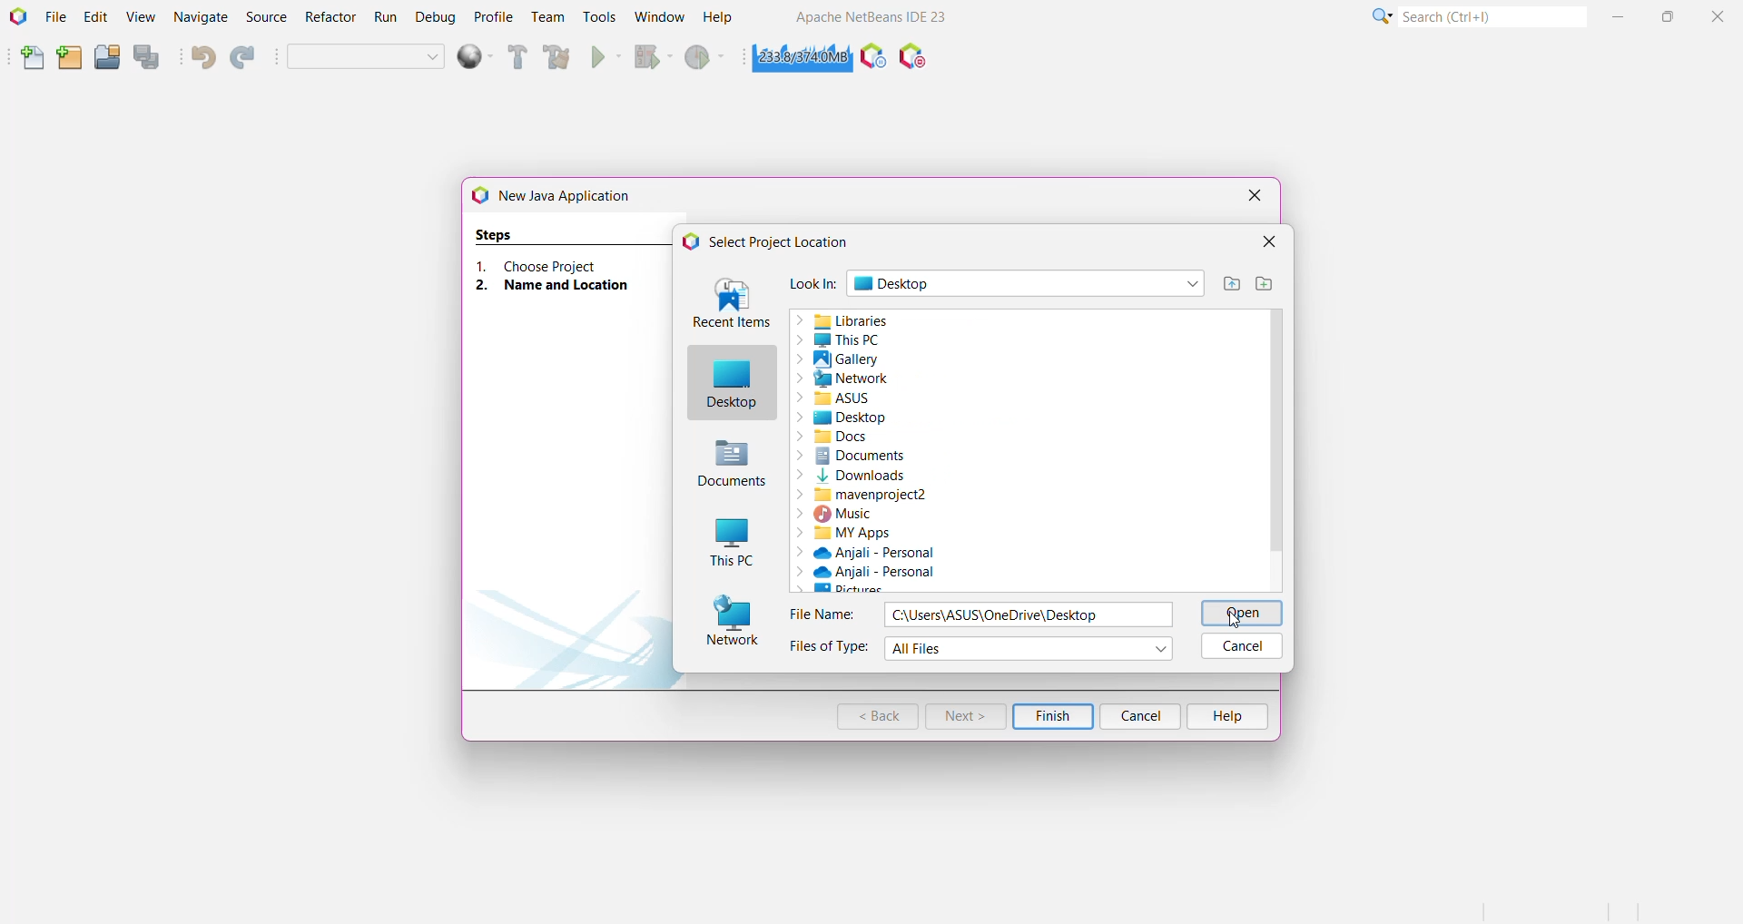 This screenshot has width=1743, height=924. What do you see at coordinates (435, 18) in the screenshot?
I see `Debug` at bounding box center [435, 18].